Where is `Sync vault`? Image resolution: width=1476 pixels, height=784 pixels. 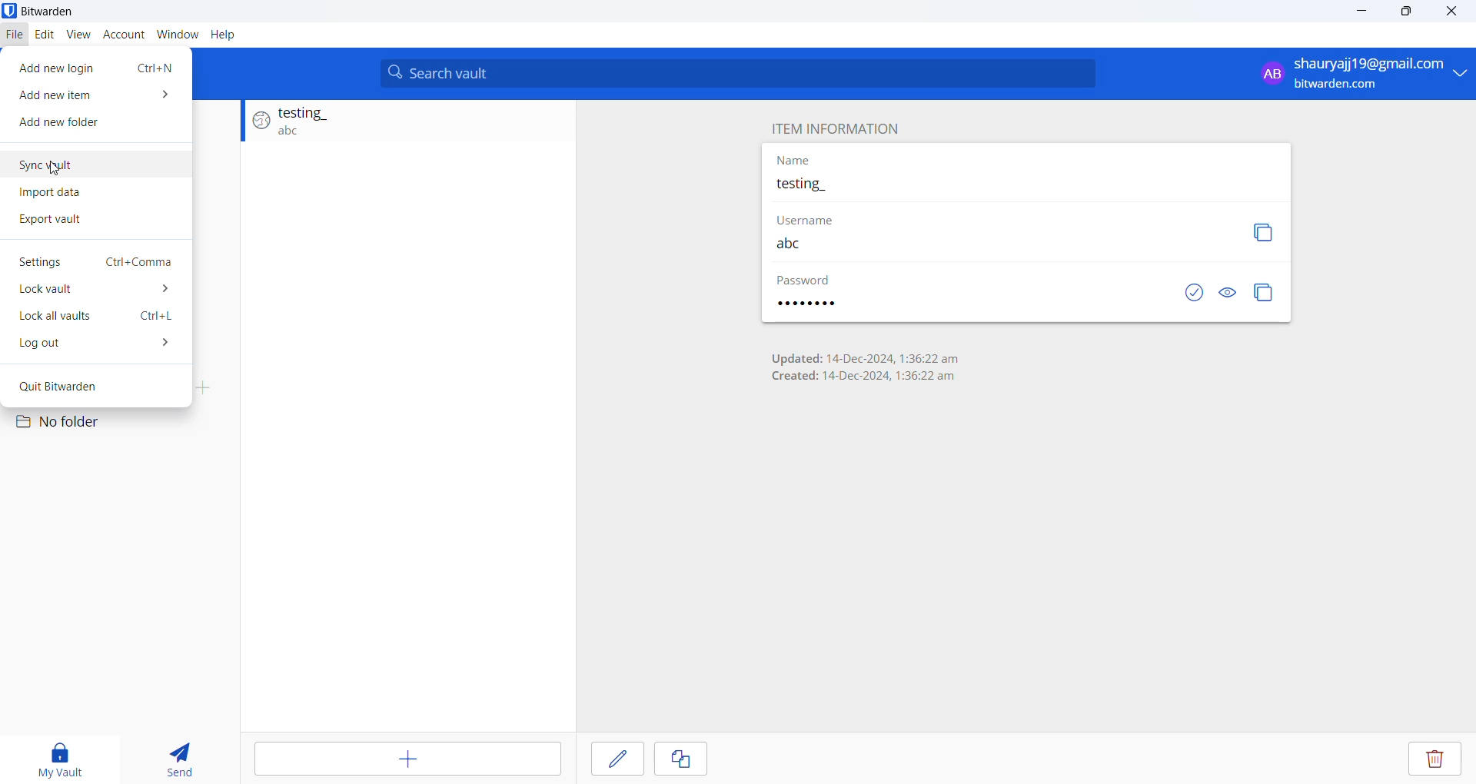 Sync vault is located at coordinates (98, 166).